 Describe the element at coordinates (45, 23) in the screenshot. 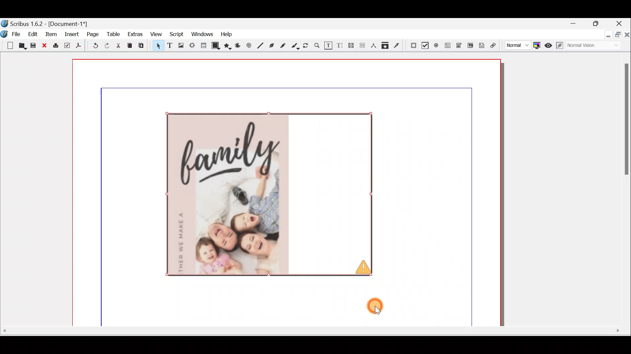

I see `Document name` at that location.